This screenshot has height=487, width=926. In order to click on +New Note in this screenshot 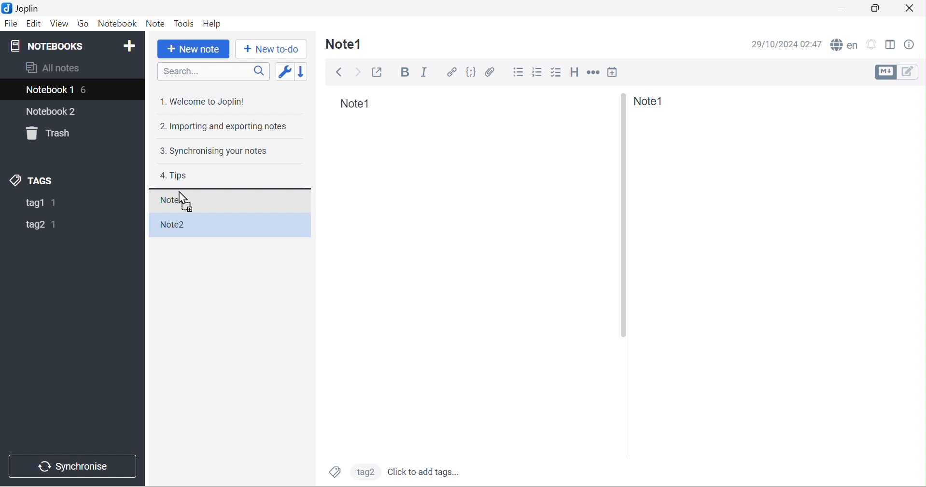, I will do `click(193, 50)`.